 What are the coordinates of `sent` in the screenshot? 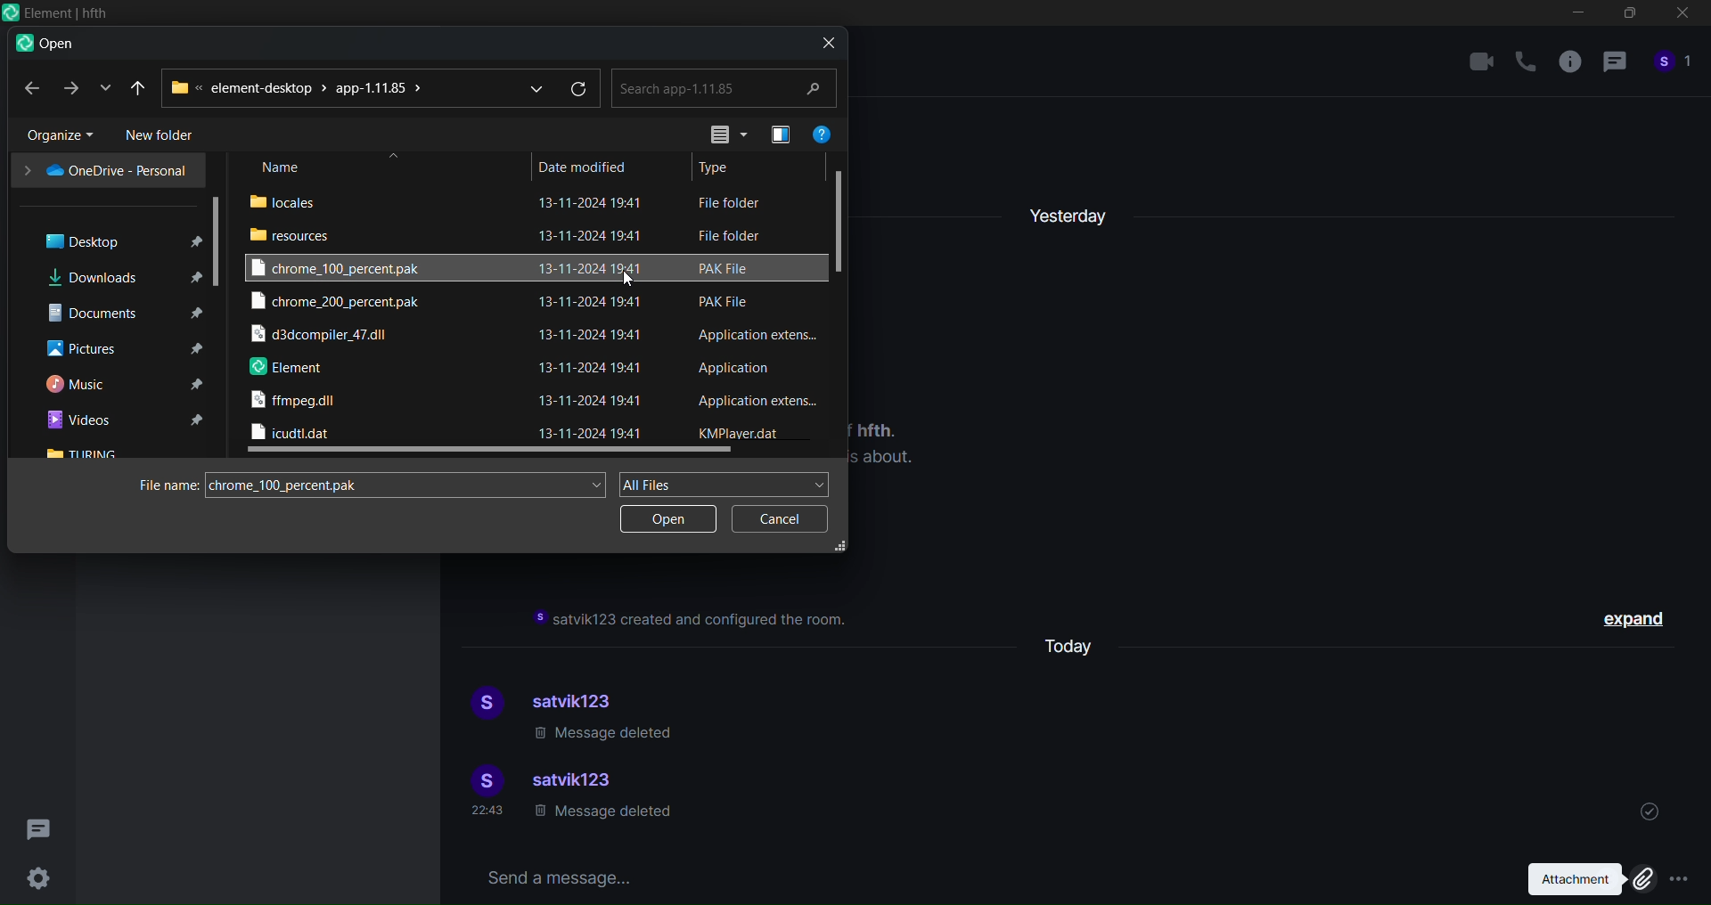 It's located at (1650, 809).